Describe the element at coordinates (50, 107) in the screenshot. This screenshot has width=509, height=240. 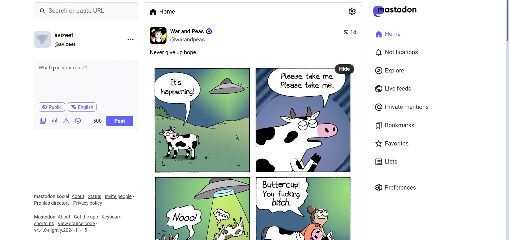
I see `Public` at that location.